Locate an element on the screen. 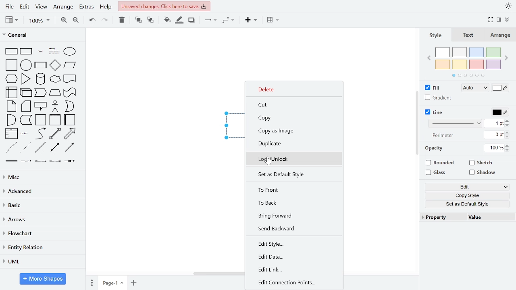 This screenshot has height=290, width=516. note is located at coordinates (11, 106).